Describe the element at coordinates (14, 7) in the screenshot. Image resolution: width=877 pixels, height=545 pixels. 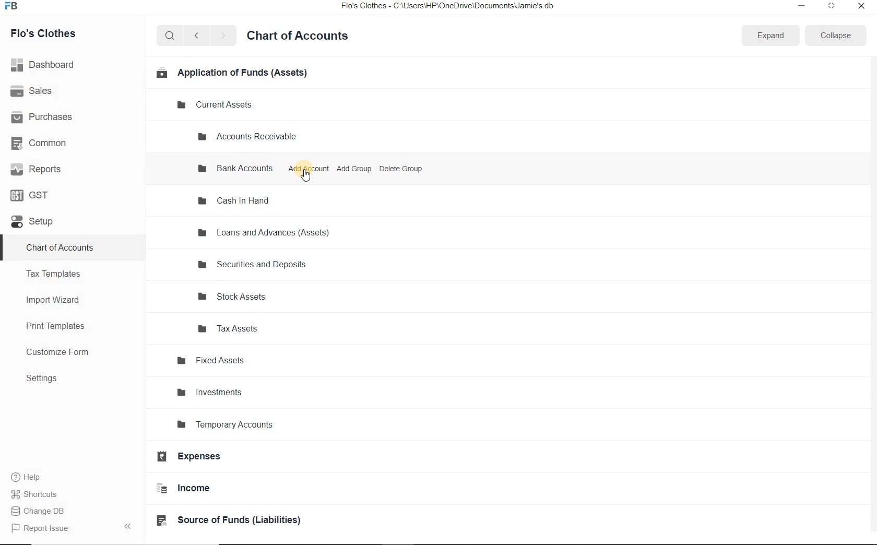
I see `Frappe Books logo` at that location.